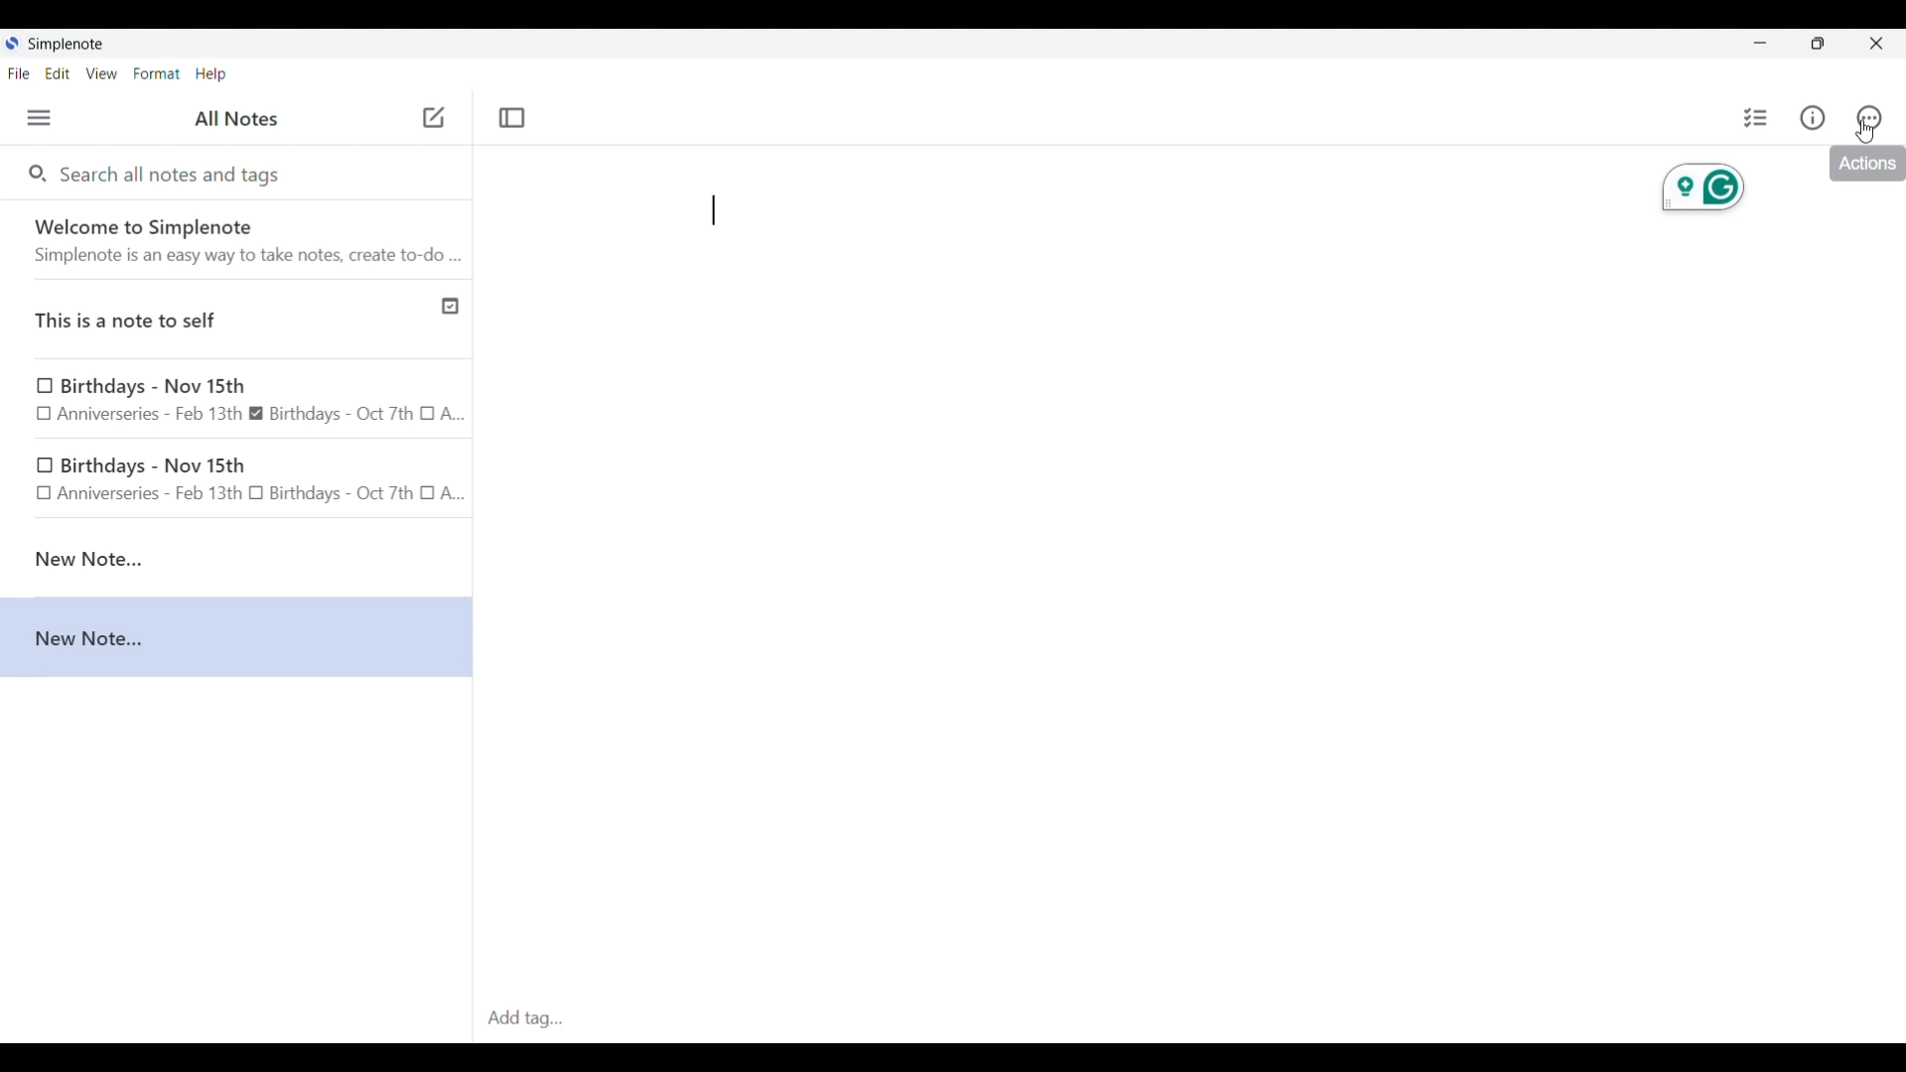 This screenshot has height=1072, width=1906. What do you see at coordinates (1760, 43) in the screenshot?
I see `Minimize` at bounding box center [1760, 43].